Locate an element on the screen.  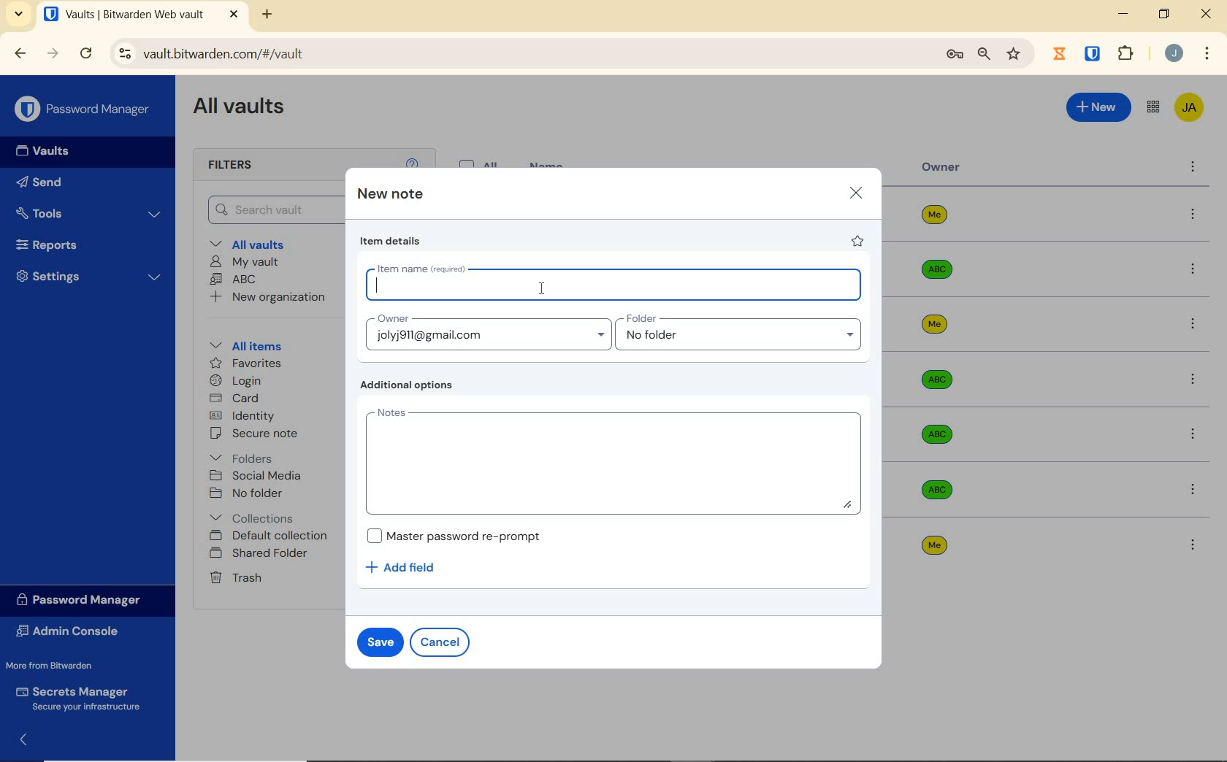
more options is located at coordinates (1193, 169).